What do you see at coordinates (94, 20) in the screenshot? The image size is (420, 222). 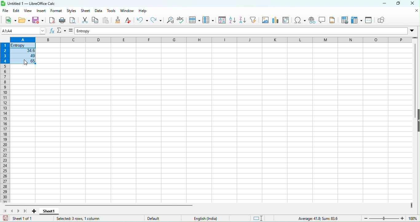 I see `copy` at bounding box center [94, 20].